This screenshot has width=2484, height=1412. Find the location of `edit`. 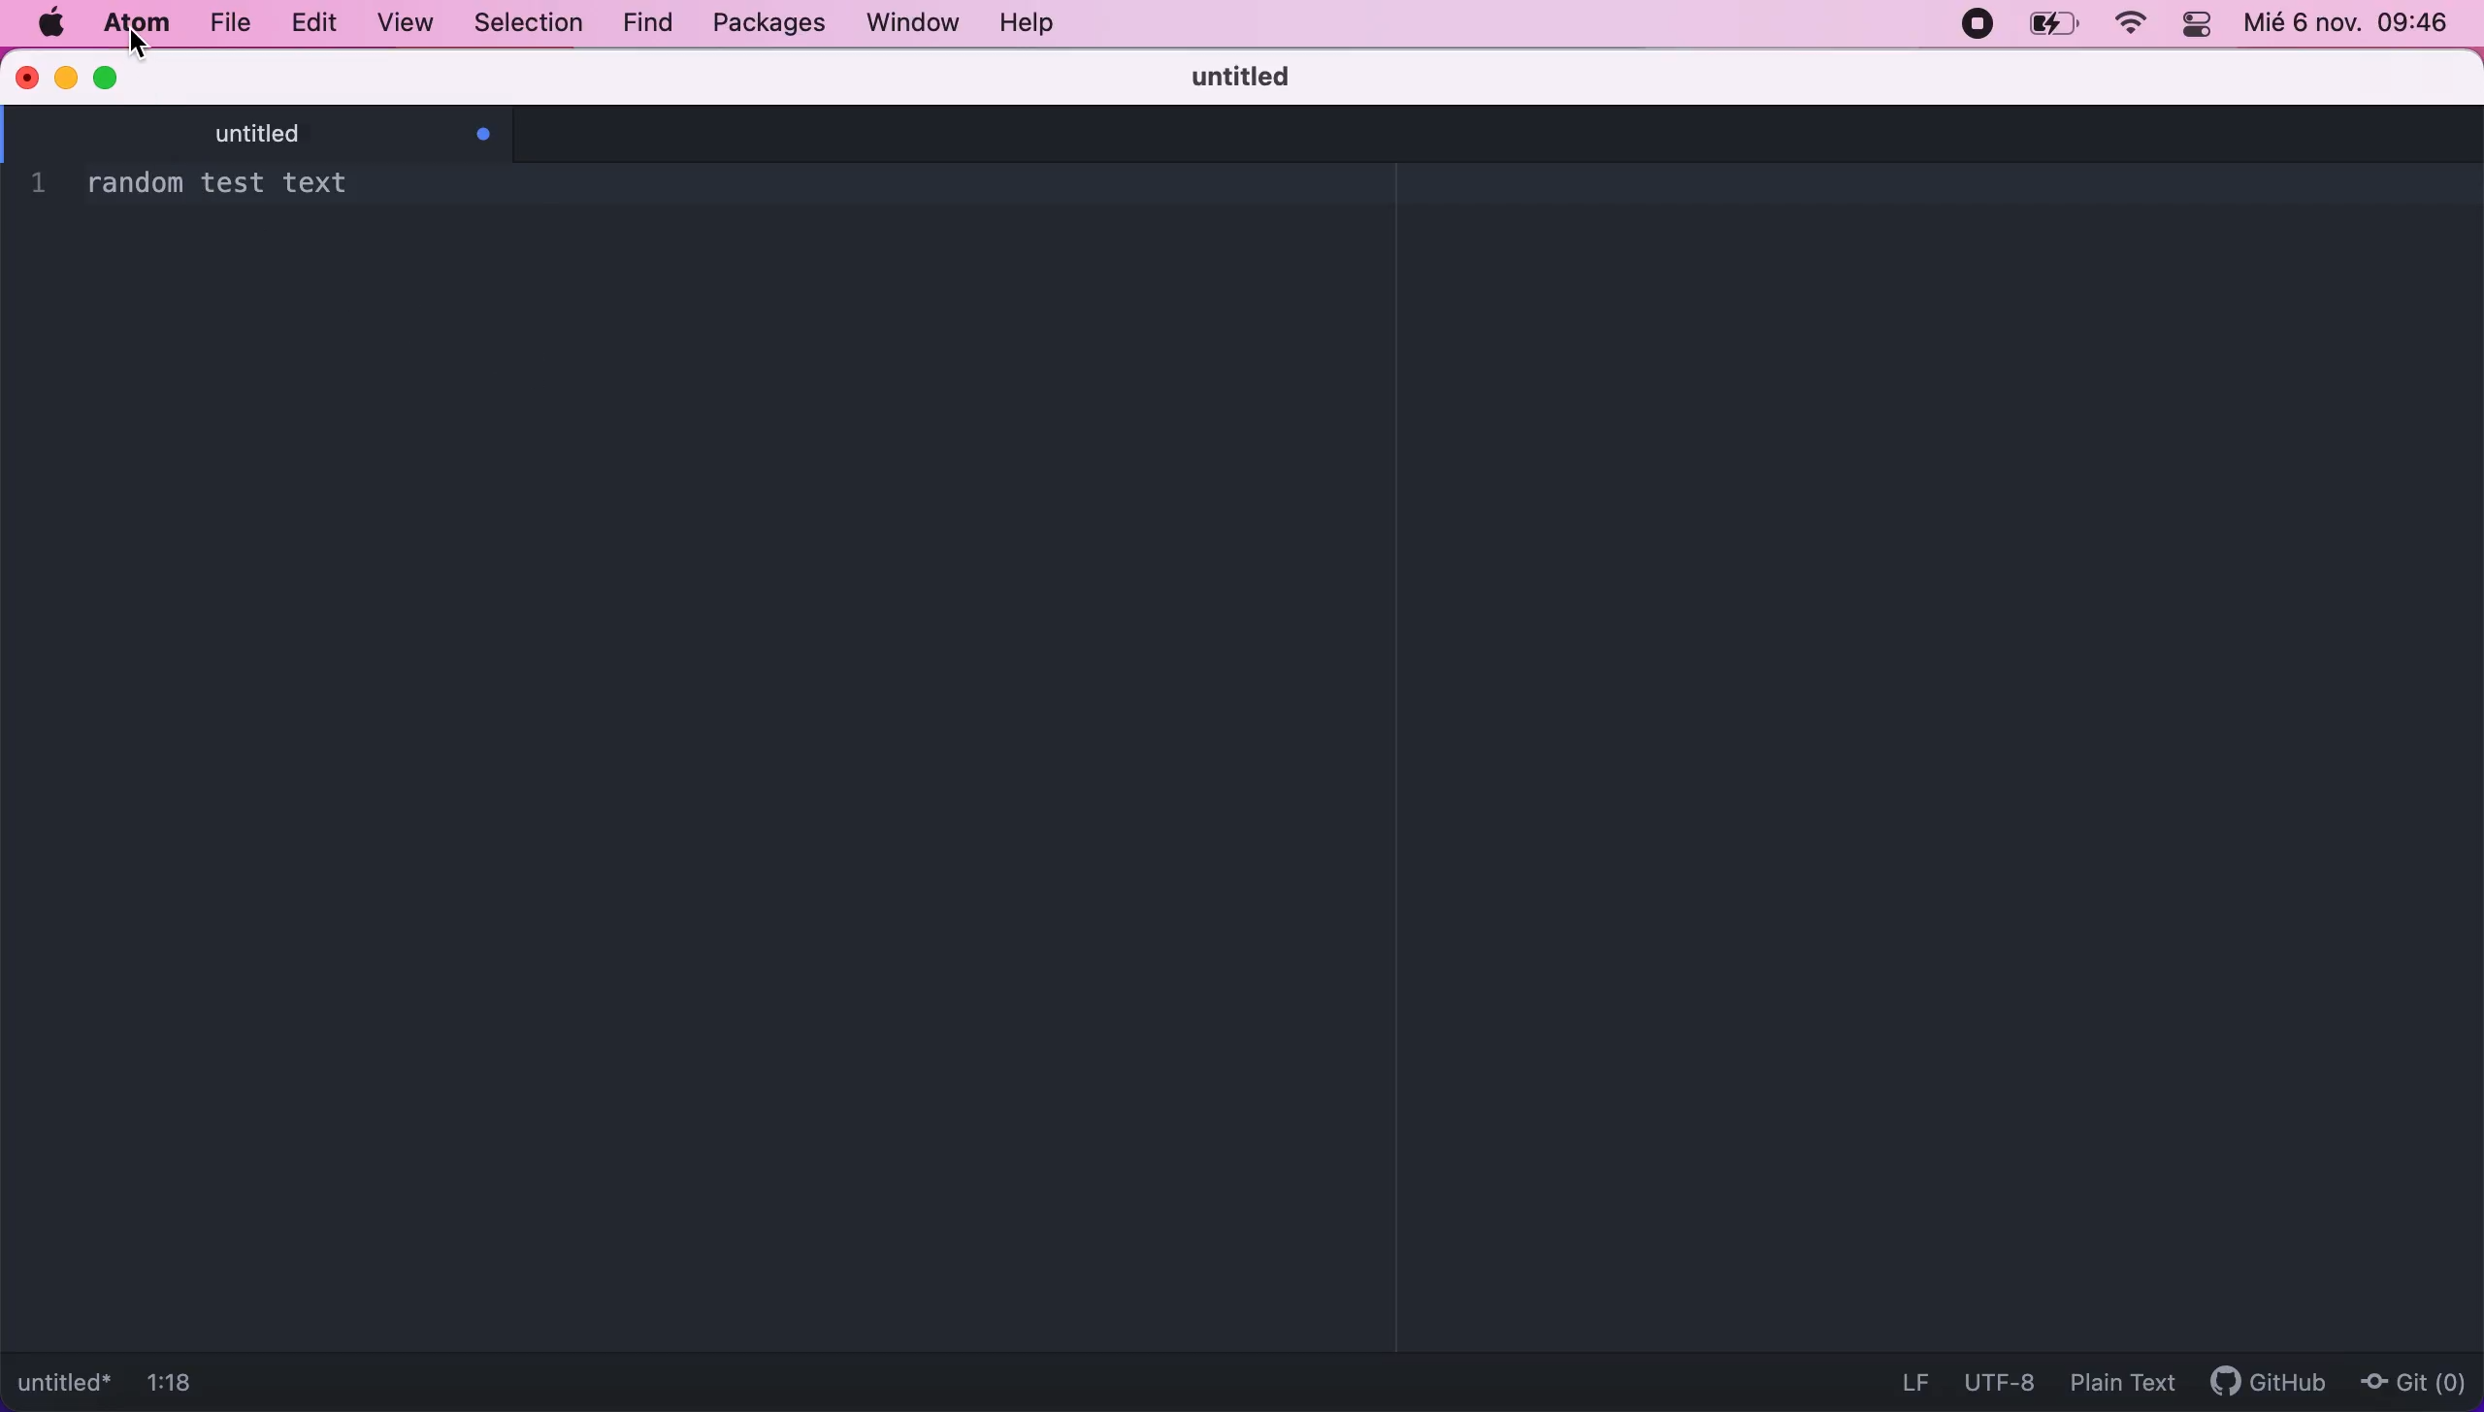

edit is located at coordinates (310, 25).